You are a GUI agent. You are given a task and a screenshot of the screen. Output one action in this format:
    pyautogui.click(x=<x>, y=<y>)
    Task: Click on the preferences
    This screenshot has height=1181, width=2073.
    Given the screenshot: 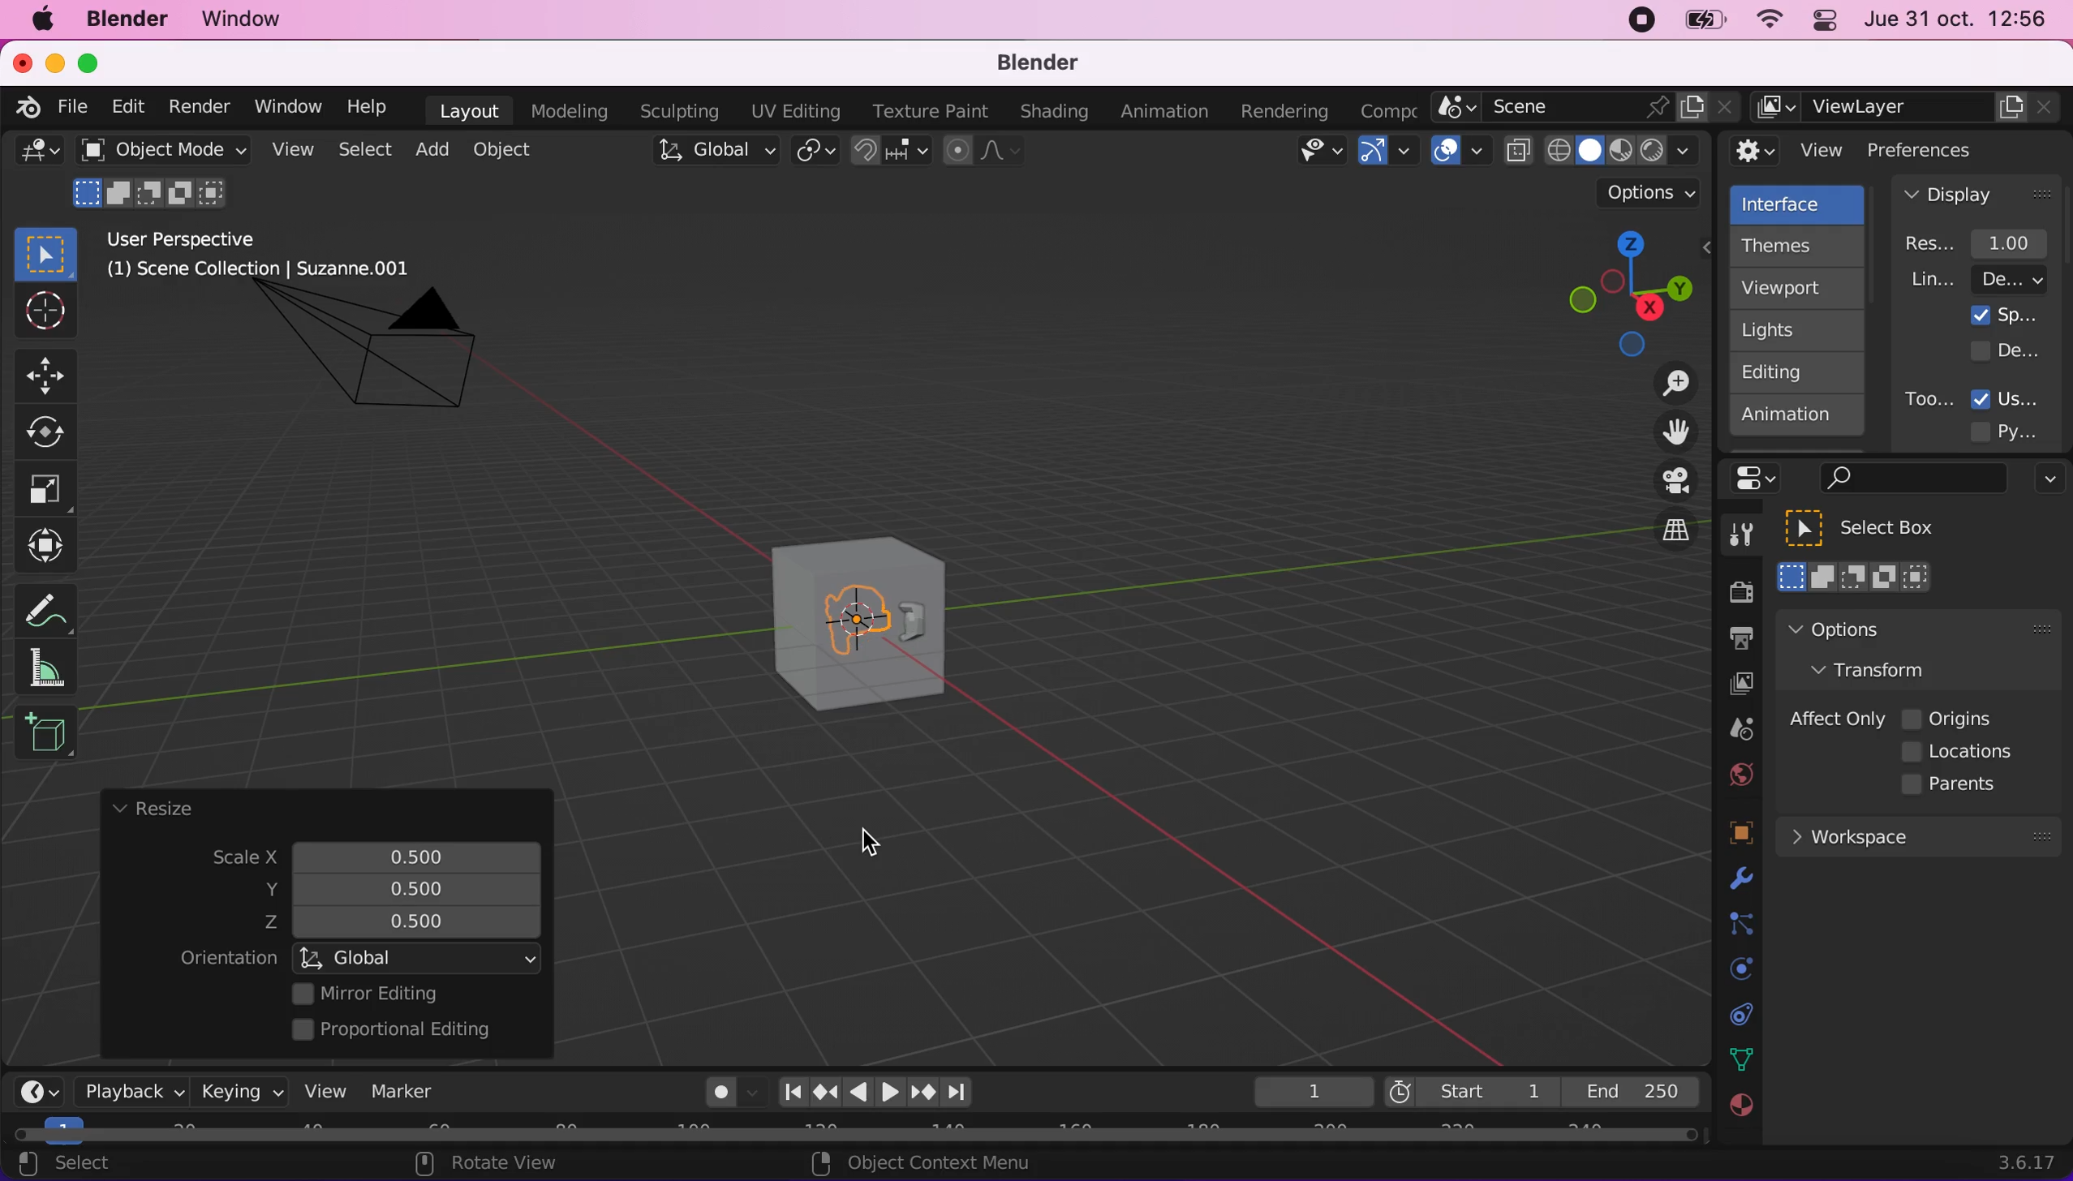 What is the action you would take?
    pyautogui.click(x=1947, y=149)
    